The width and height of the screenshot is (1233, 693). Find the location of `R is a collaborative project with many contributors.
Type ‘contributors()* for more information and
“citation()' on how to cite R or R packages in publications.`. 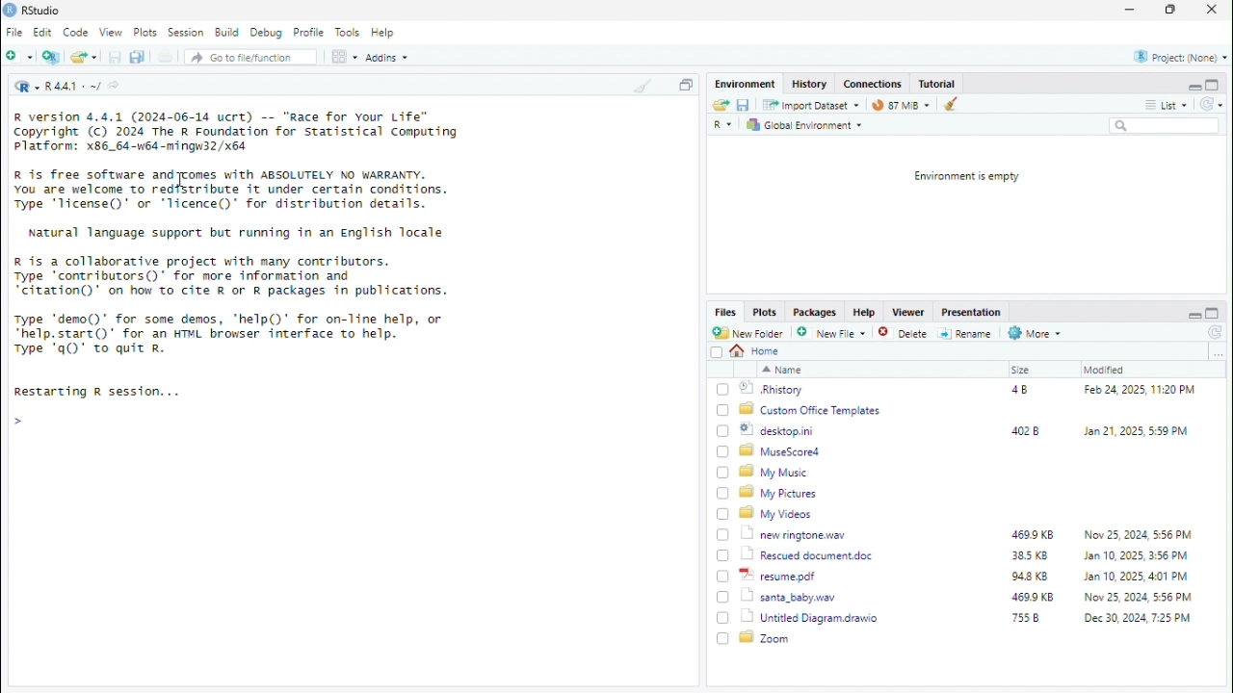

R is a collaborative project with many contributors.
Type ‘contributors()* for more information and
“citation()' on how to cite R or R packages in publications. is located at coordinates (231, 277).